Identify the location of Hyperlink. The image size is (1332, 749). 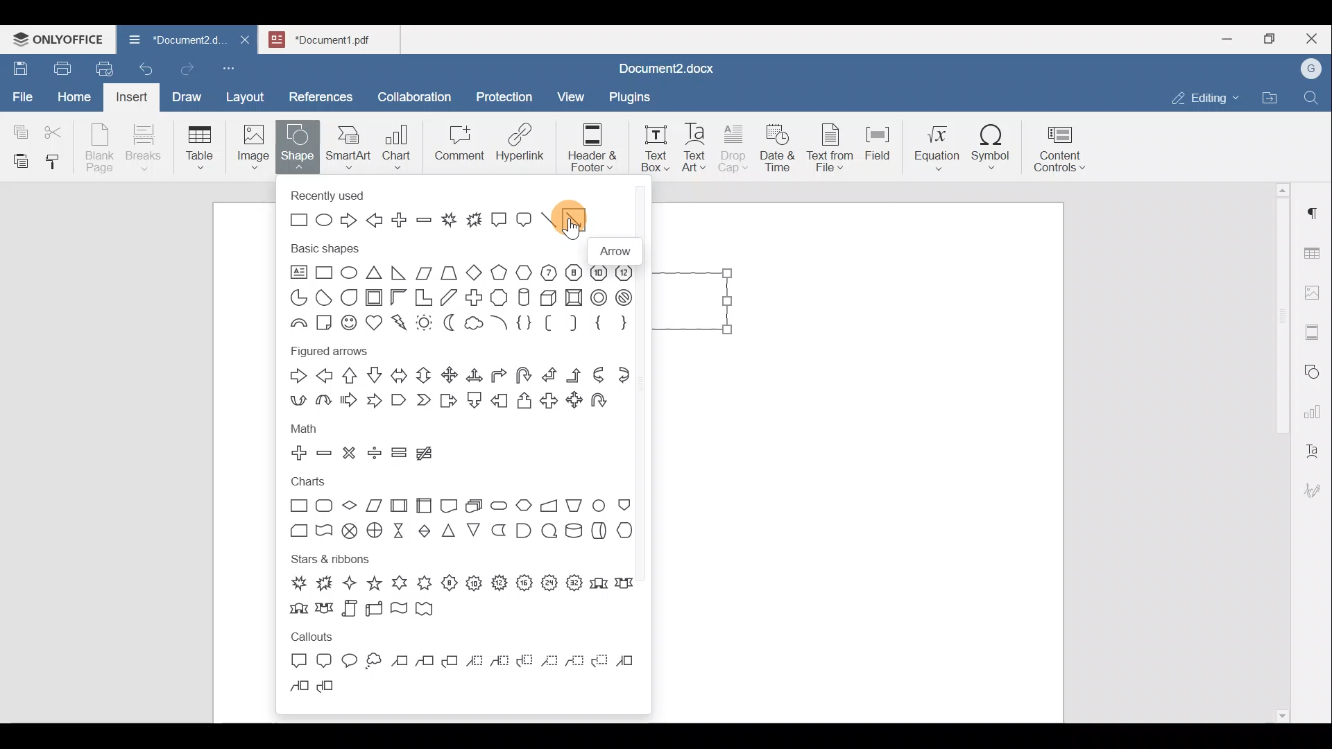
(524, 146).